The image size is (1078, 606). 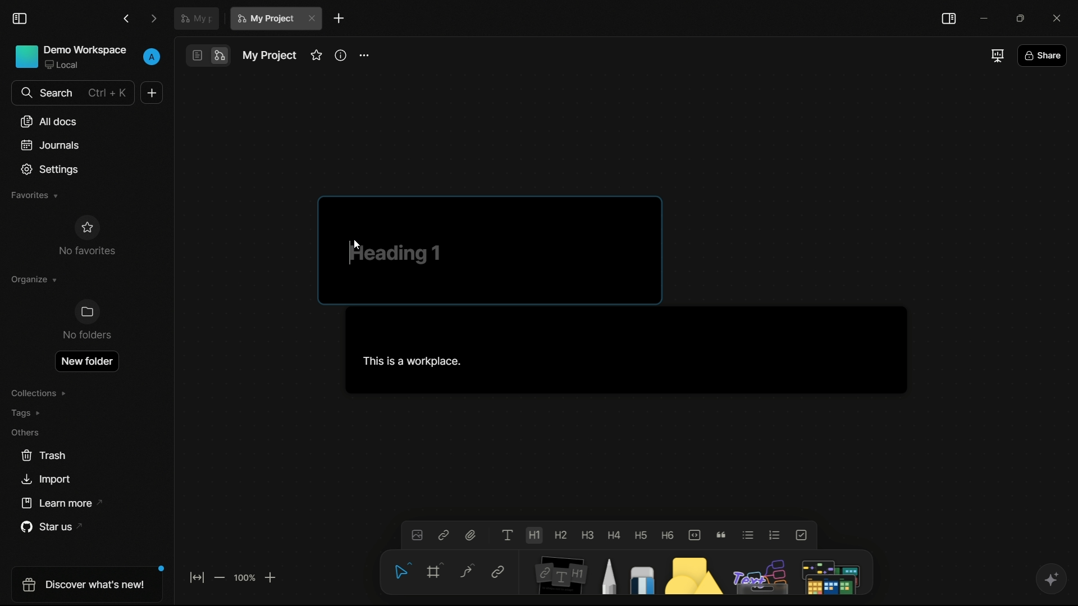 What do you see at coordinates (830, 573) in the screenshot?
I see `more tools` at bounding box center [830, 573].